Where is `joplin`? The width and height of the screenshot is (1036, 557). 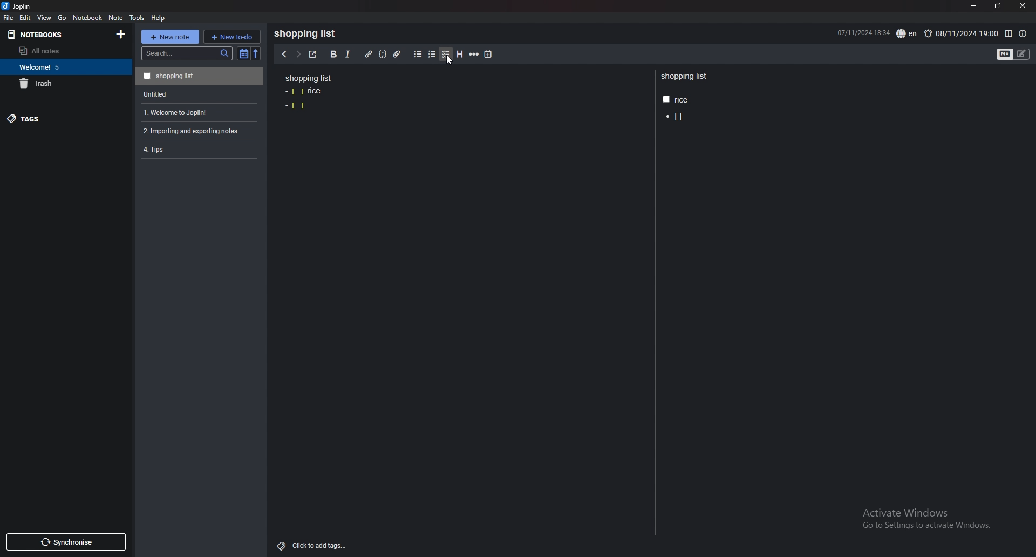
joplin is located at coordinates (18, 6).